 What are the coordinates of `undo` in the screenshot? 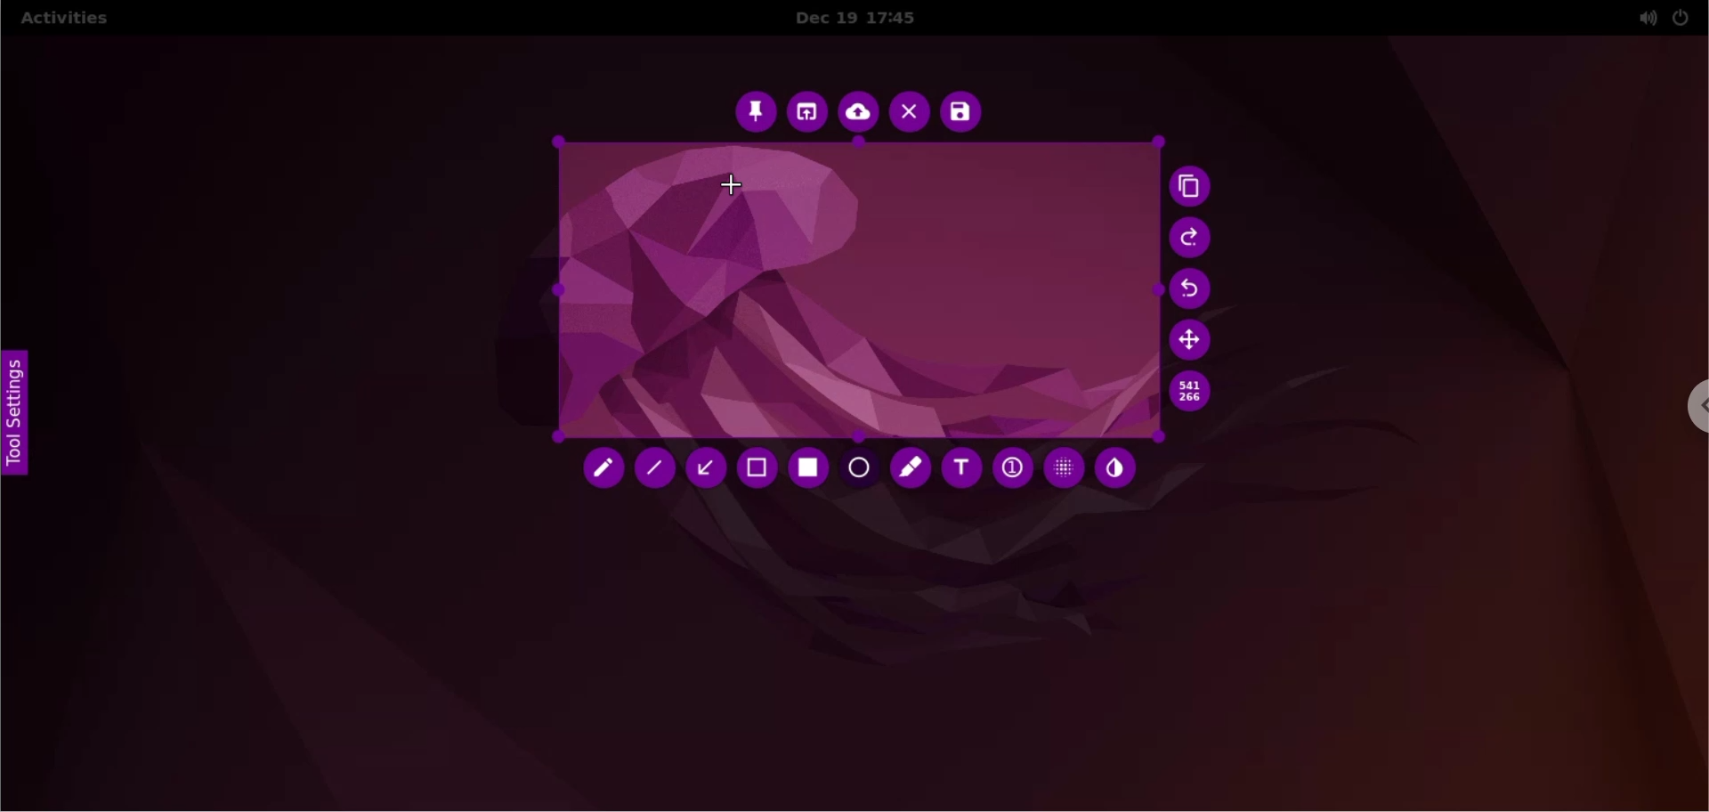 It's located at (1197, 290).